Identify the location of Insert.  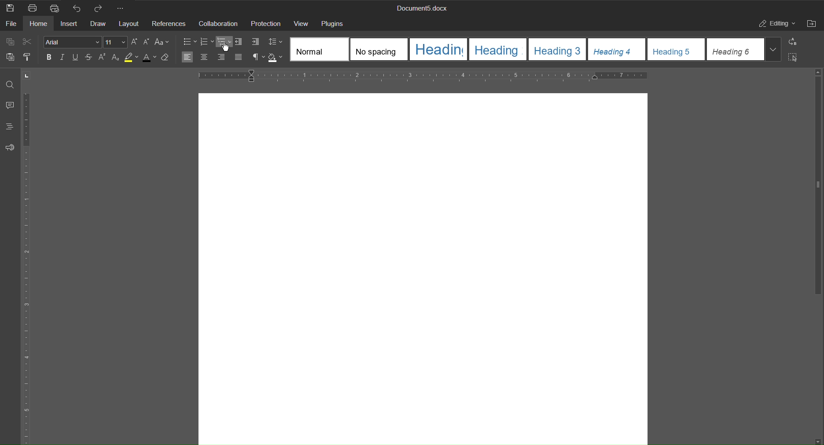
(70, 25).